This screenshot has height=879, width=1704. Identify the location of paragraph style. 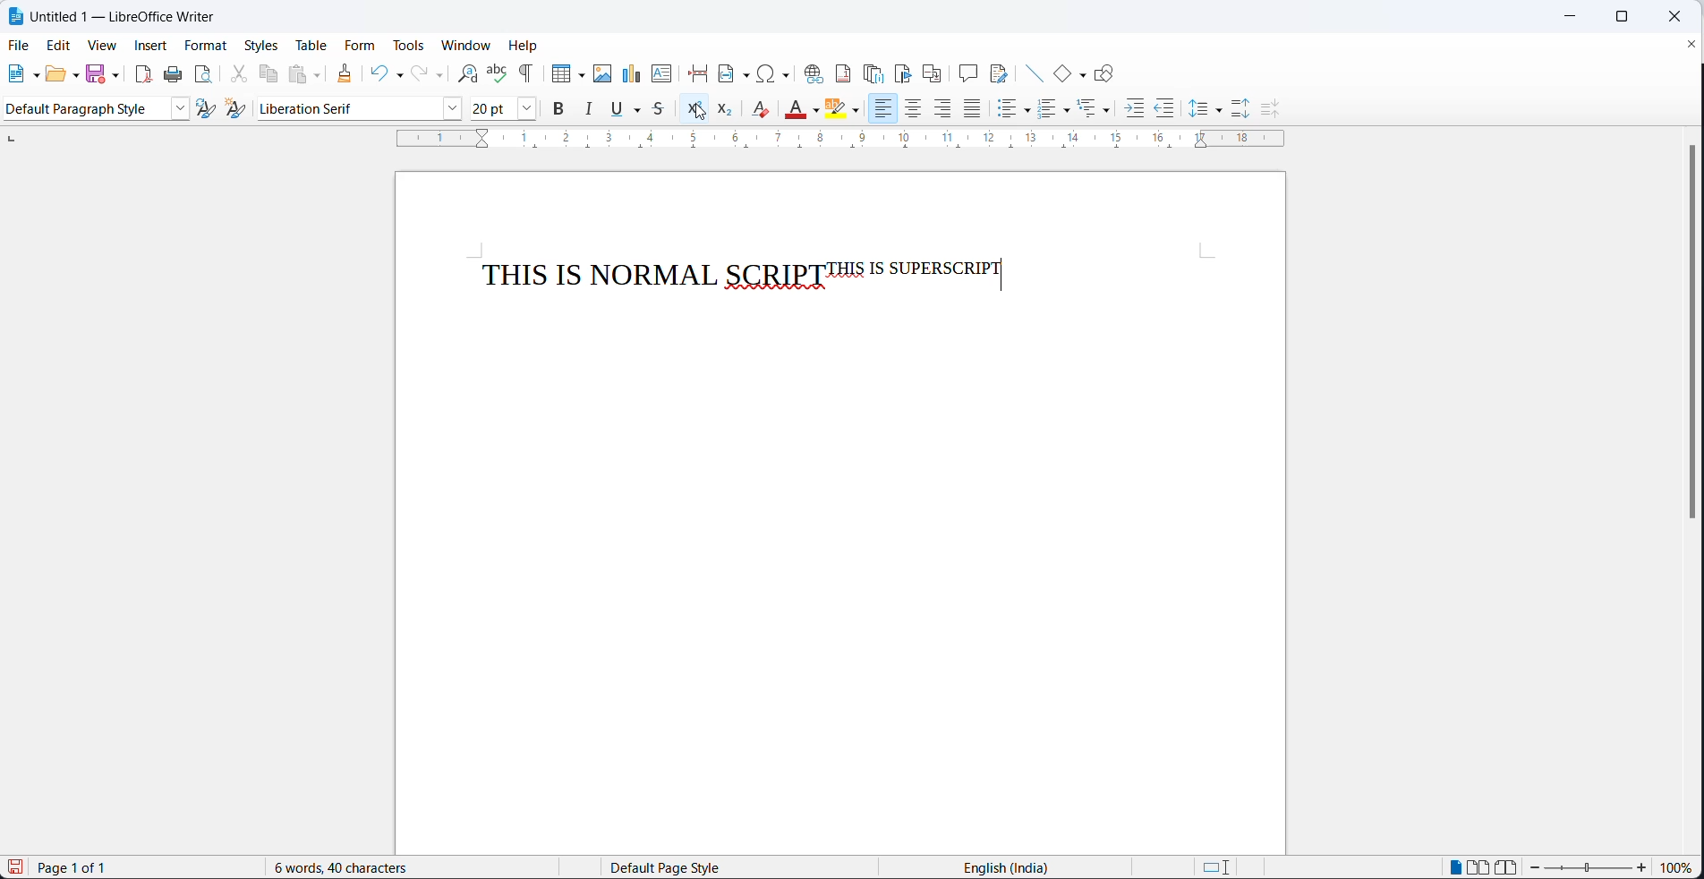
(183, 108).